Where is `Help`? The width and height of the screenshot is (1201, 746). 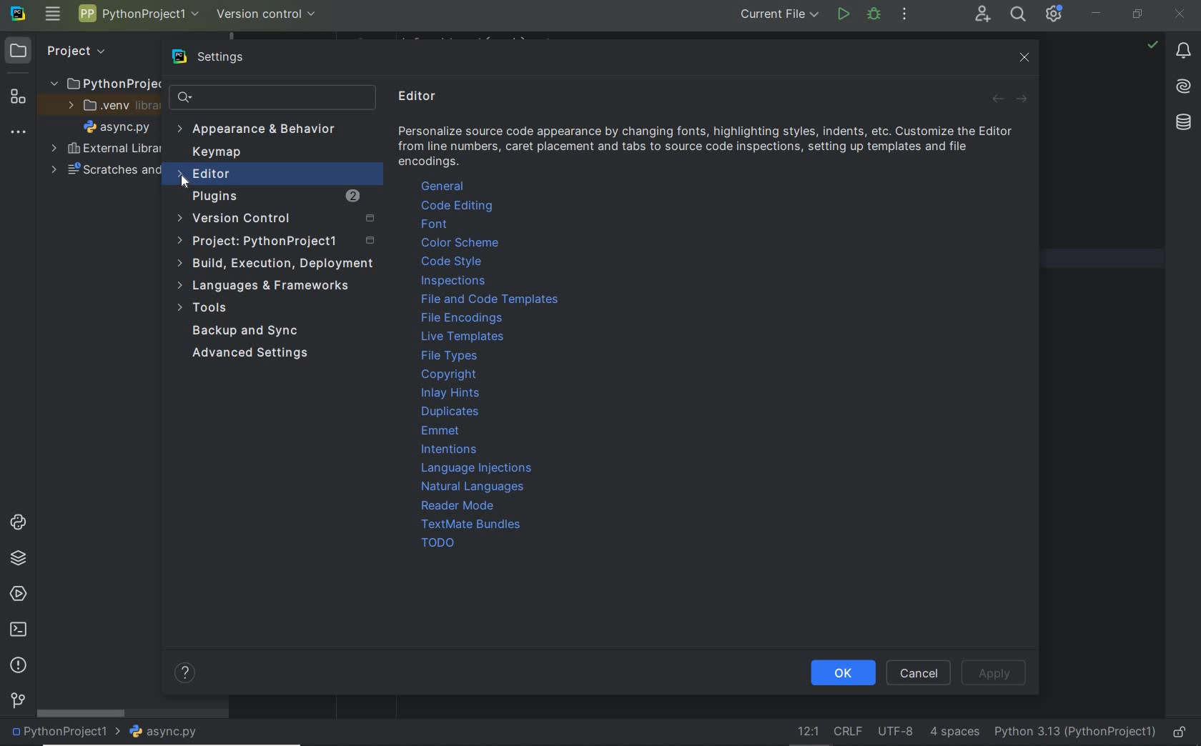 Help is located at coordinates (180, 672).